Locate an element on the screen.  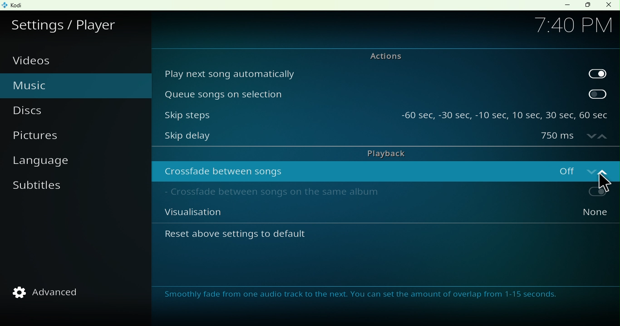
Minimize is located at coordinates (565, 5).